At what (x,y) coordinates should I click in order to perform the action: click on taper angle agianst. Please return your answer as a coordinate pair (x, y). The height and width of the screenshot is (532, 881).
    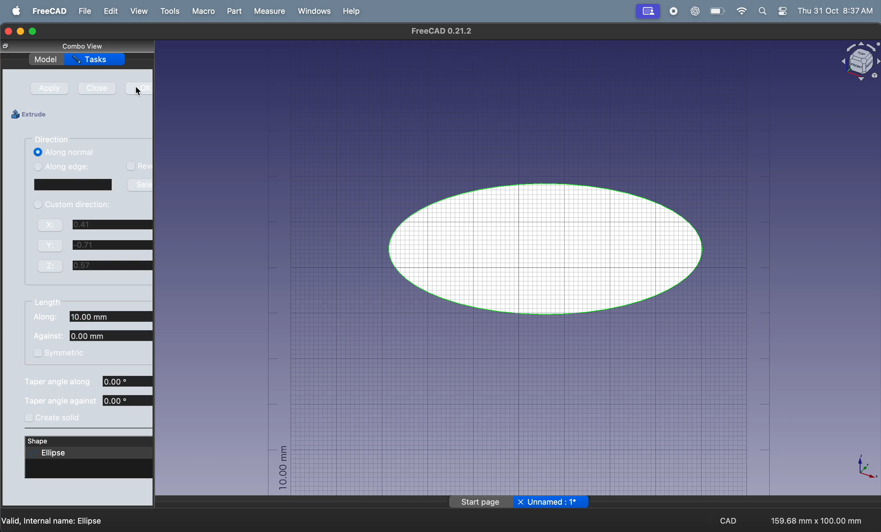
    Looking at the image, I should click on (59, 401).